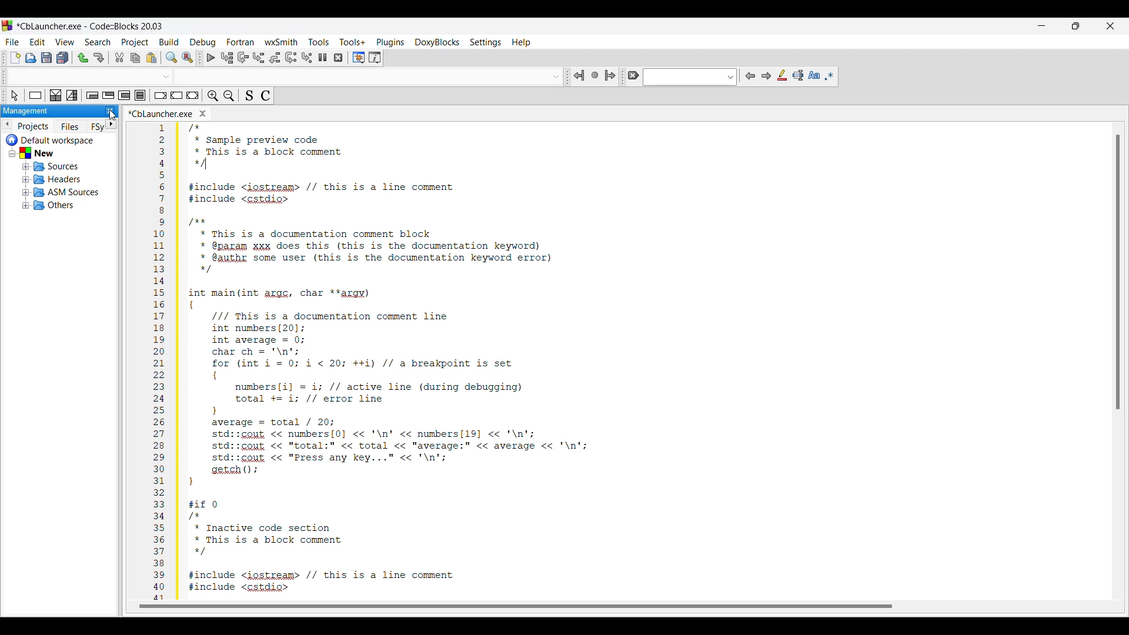  I want to click on Close panel, so click(110, 111).